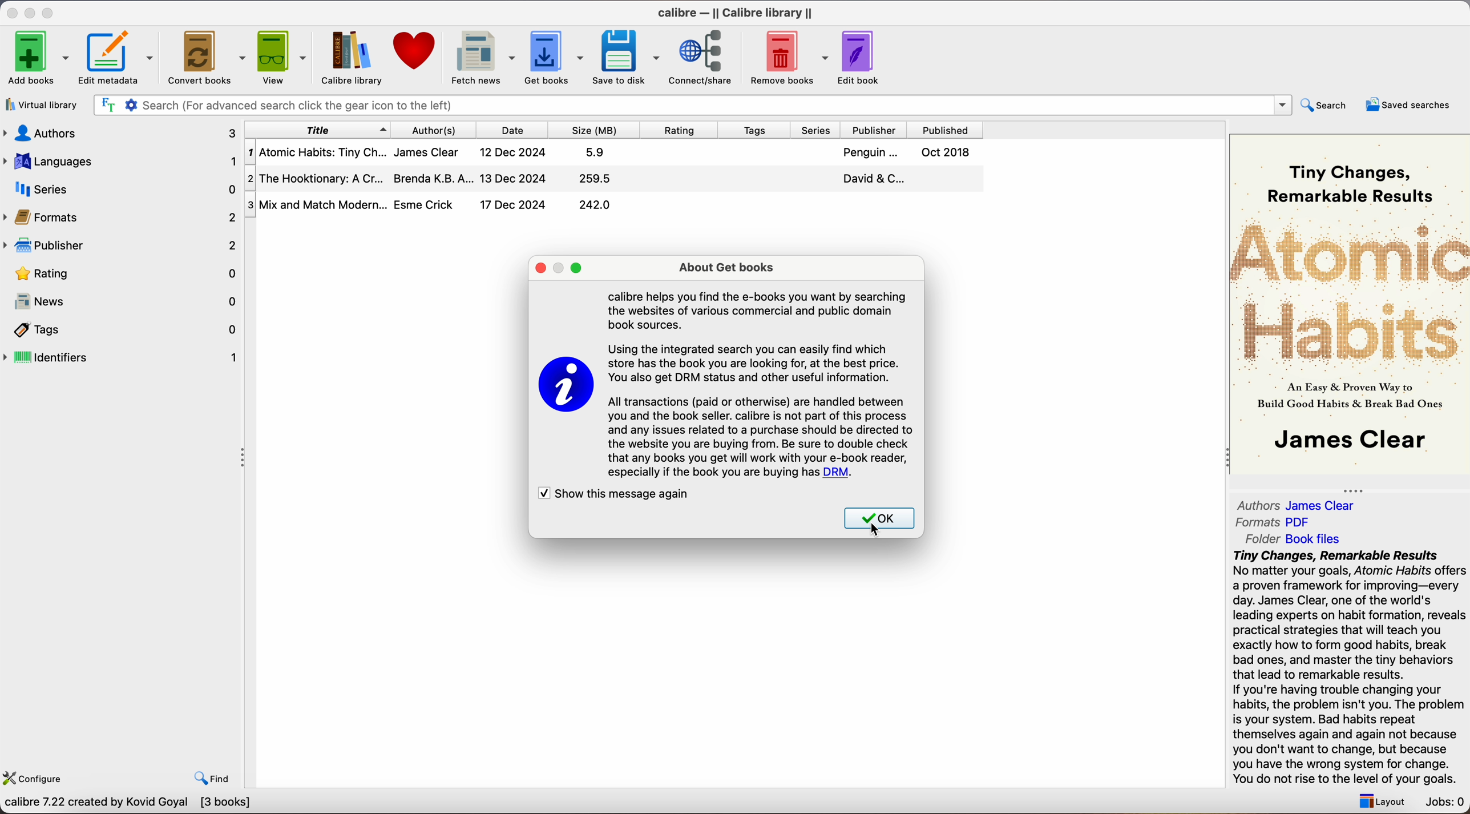 This screenshot has height=814, width=1470. What do you see at coordinates (515, 154) in the screenshot?
I see `12 Dec 2024` at bounding box center [515, 154].